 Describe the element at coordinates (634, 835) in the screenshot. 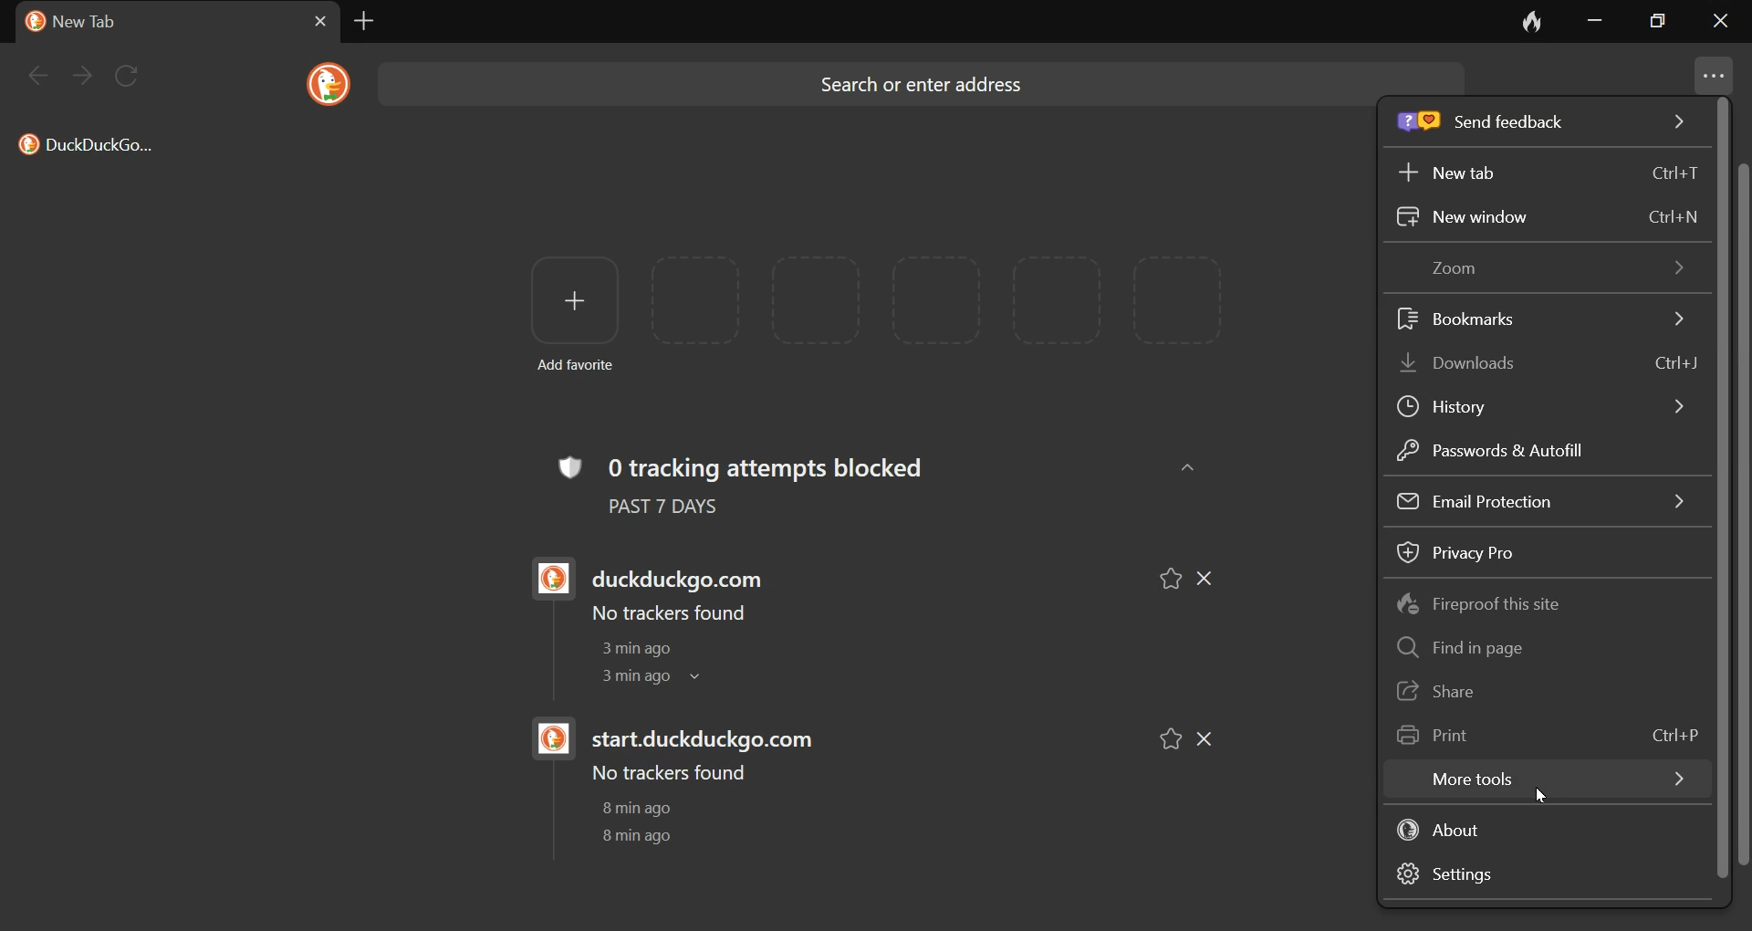

I see `8 min ago` at that location.